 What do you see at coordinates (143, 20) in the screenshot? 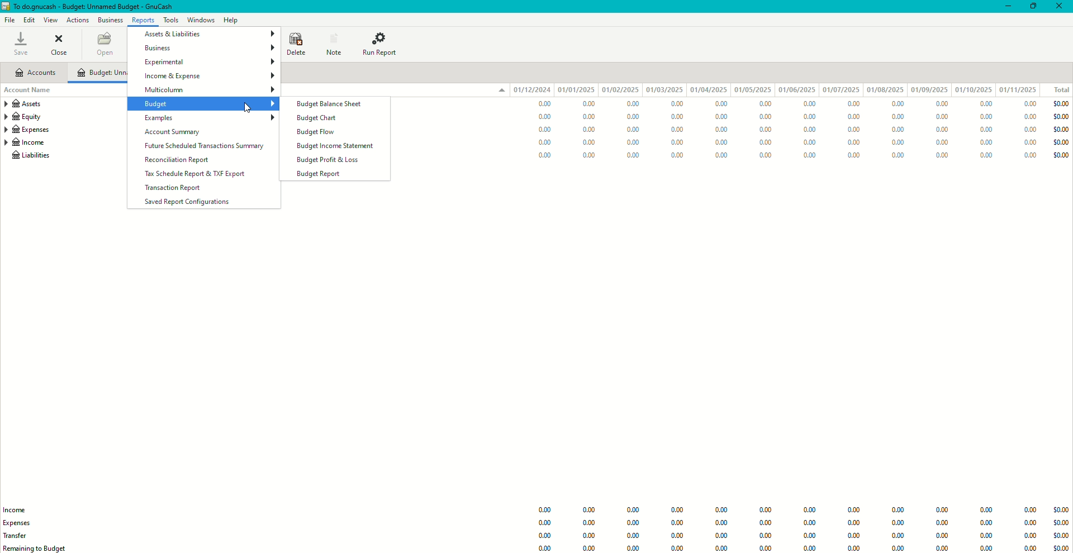
I see `Reports` at bounding box center [143, 20].